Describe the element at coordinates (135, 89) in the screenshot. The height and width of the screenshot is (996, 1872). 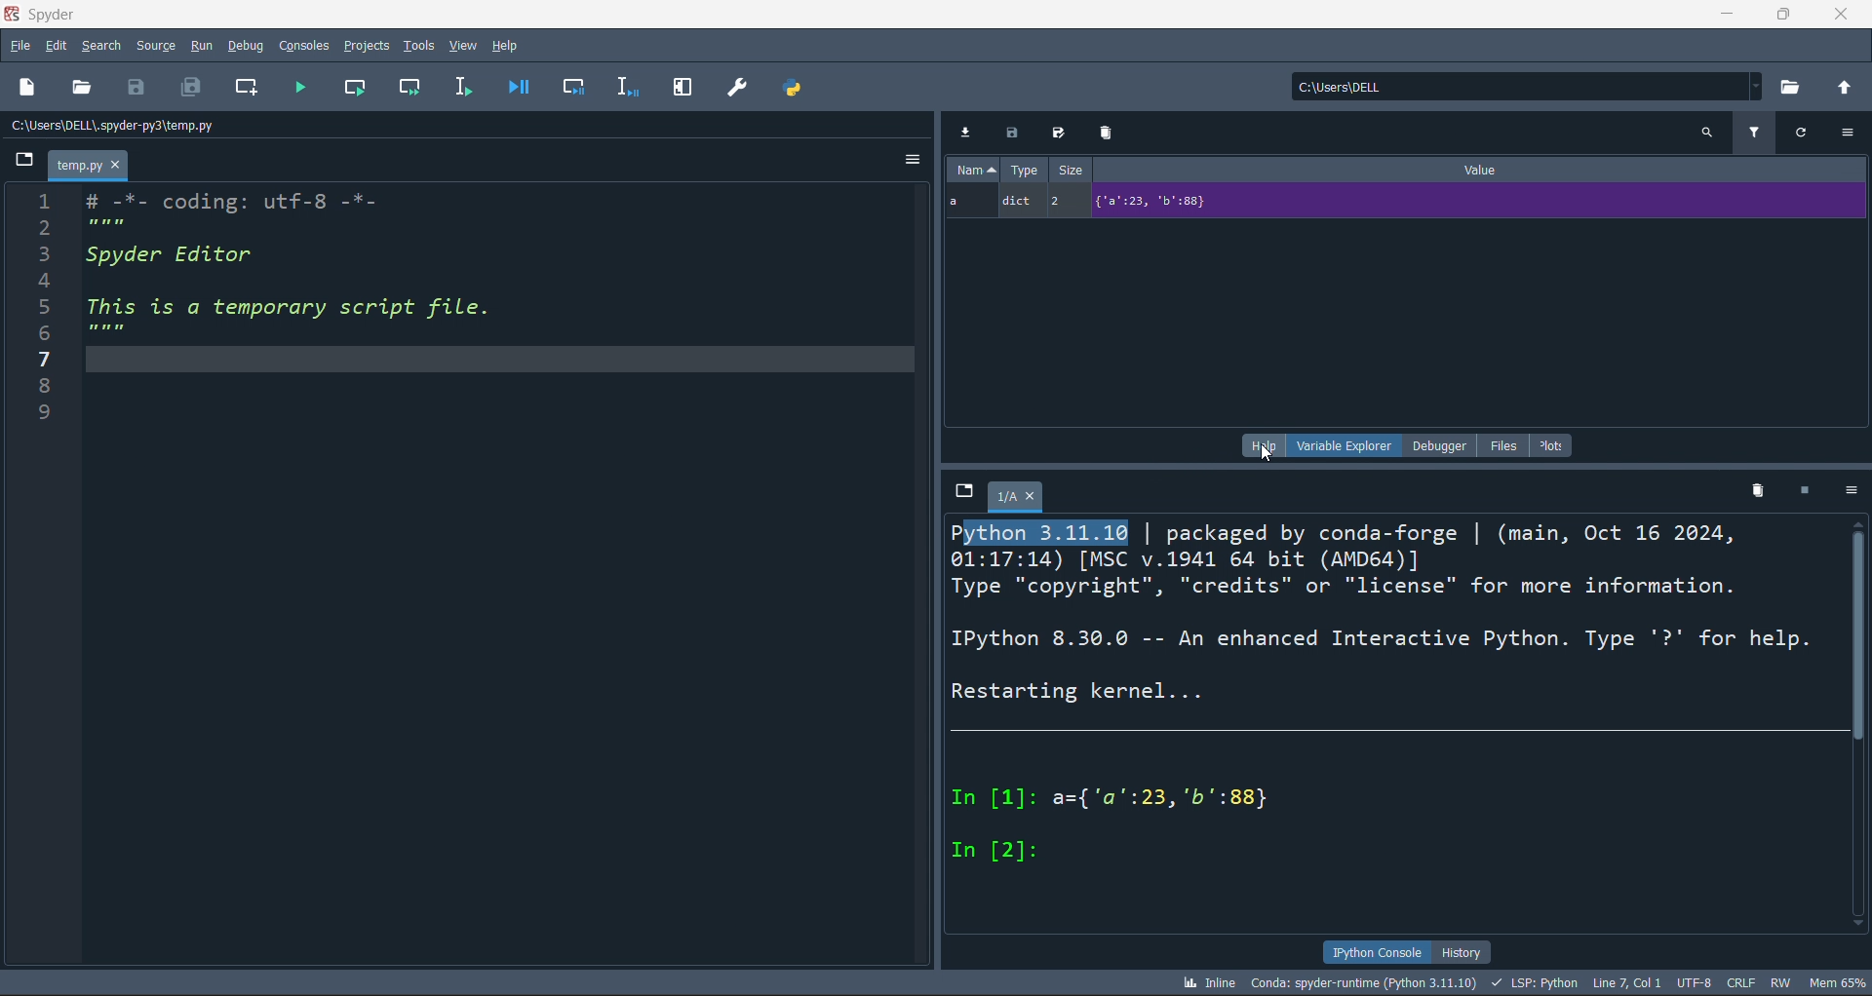
I see `save` at that location.